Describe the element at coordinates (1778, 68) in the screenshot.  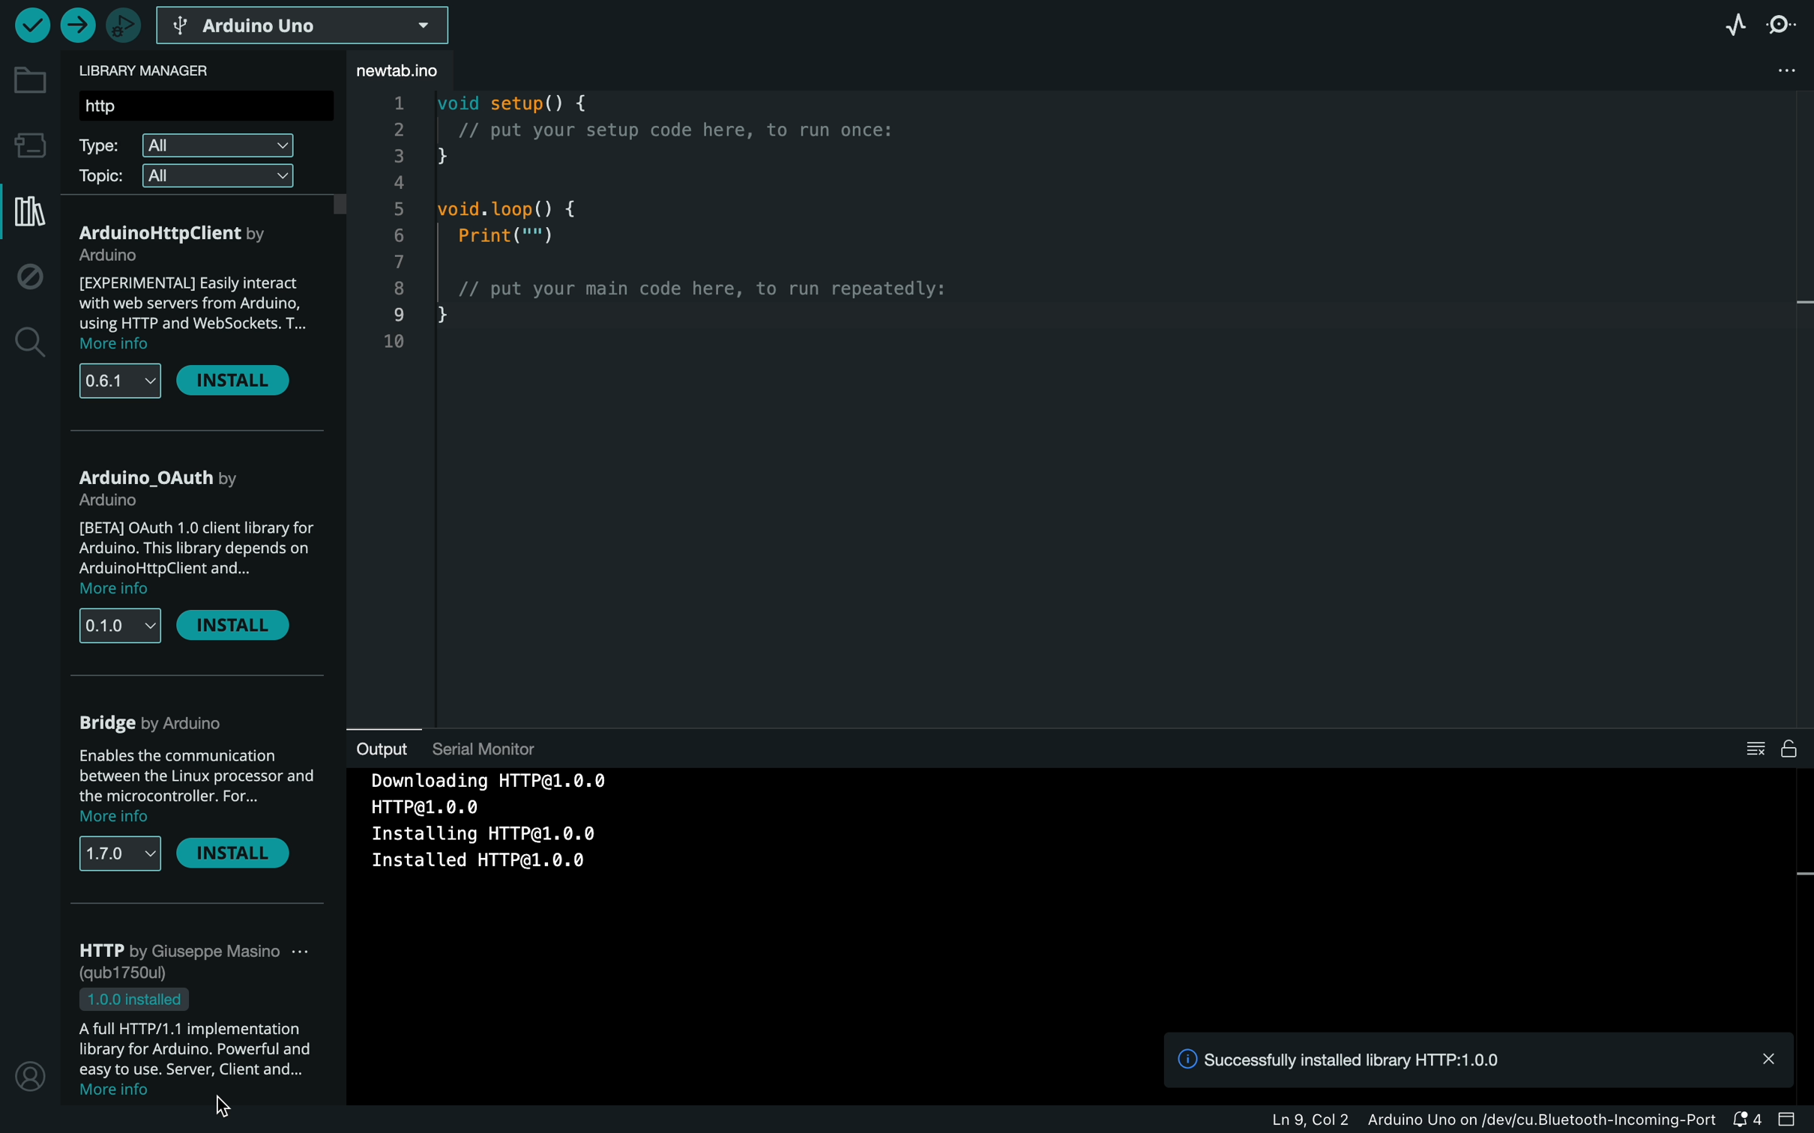
I see `file setting` at that location.